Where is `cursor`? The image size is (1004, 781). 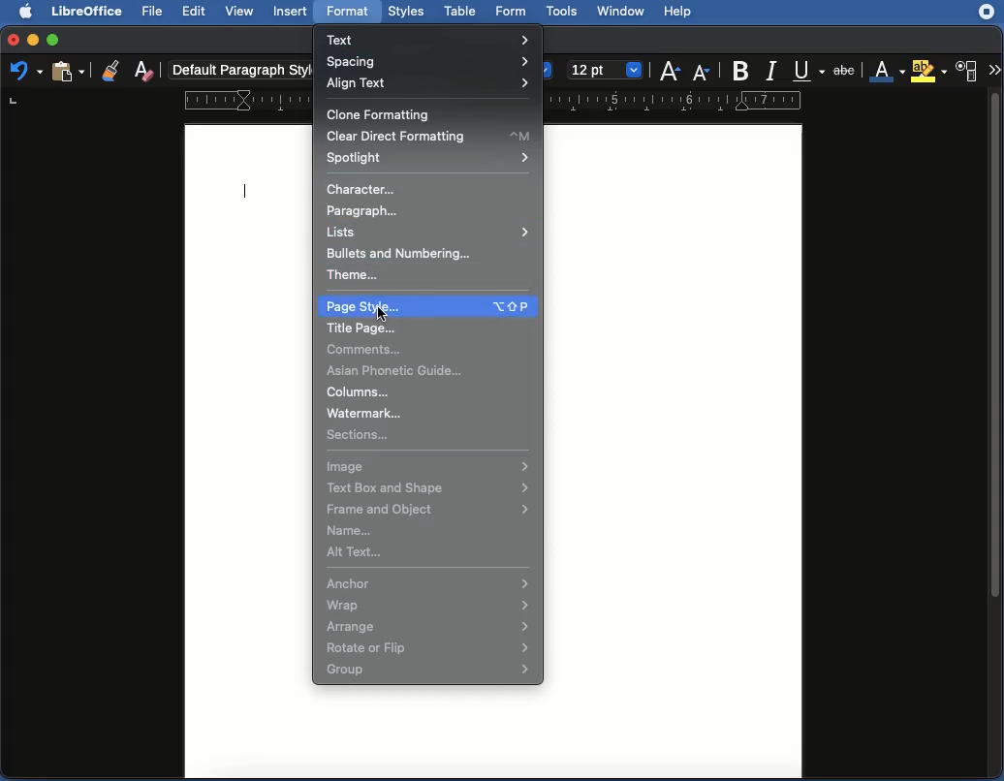
cursor is located at coordinates (384, 314).